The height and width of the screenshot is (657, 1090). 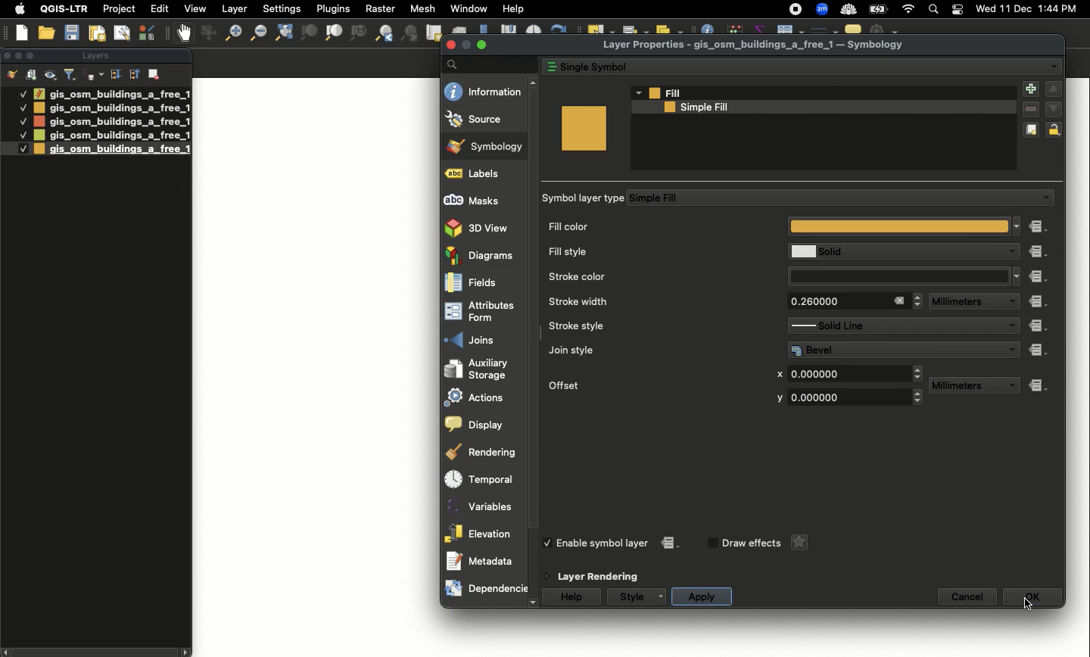 I want to click on Checked, so click(x=23, y=121).